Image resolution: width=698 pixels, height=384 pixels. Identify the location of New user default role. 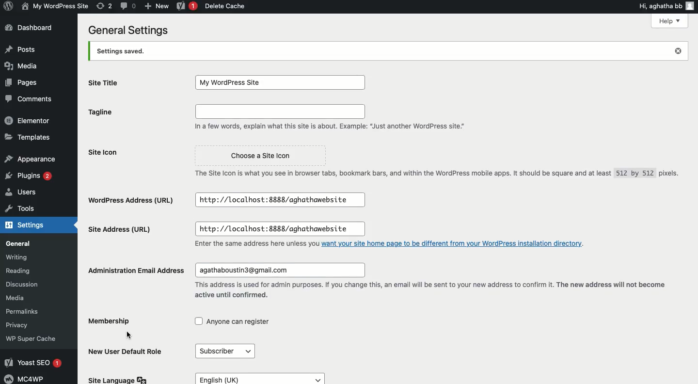
(125, 352).